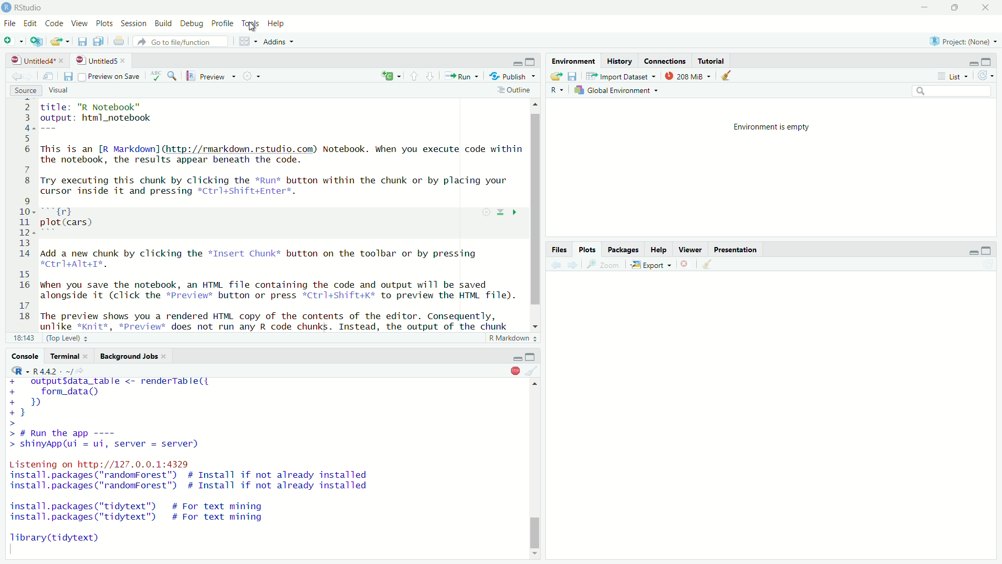  I want to click on Untitled5, so click(95, 61).